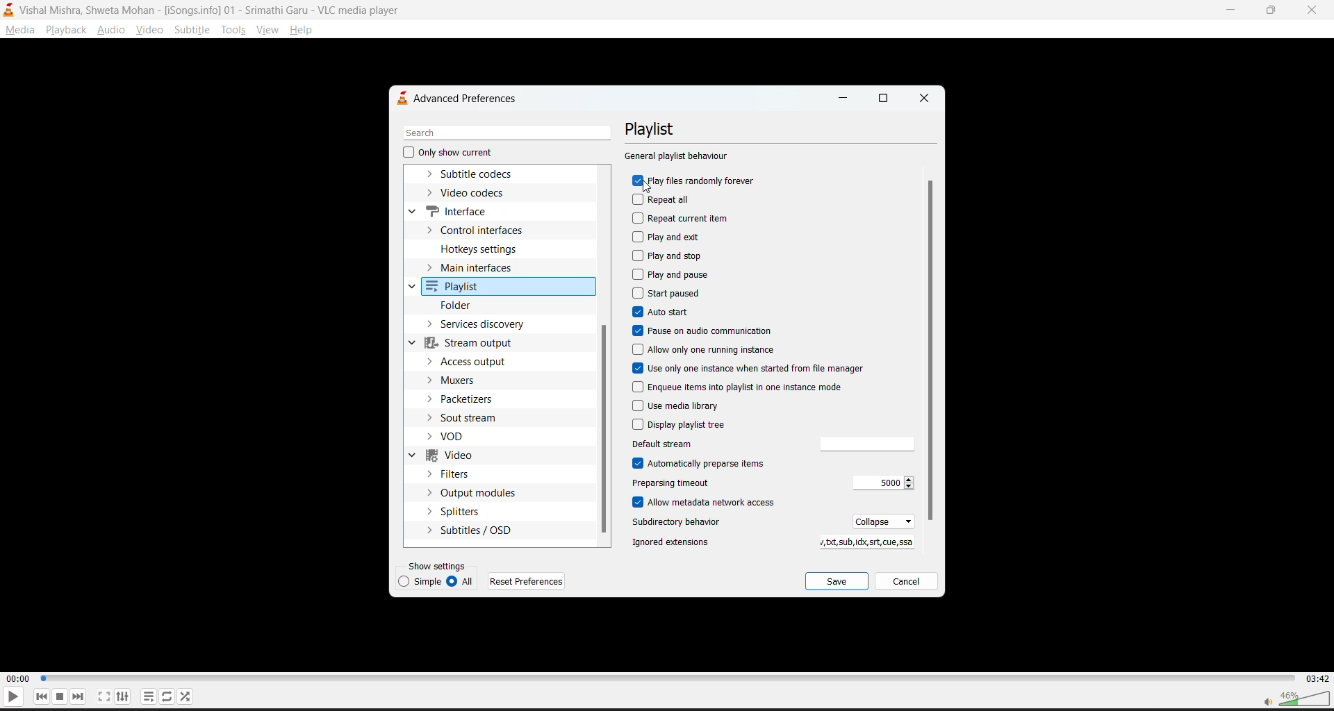 This screenshot has width=1334, height=711. What do you see at coordinates (58, 695) in the screenshot?
I see `stop` at bounding box center [58, 695].